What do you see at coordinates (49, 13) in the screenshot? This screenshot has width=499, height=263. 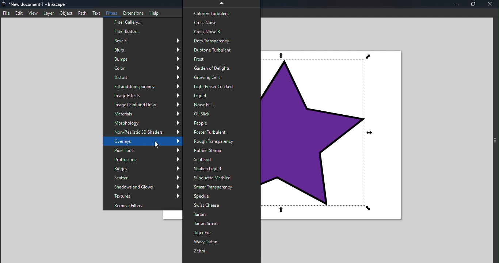 I see `Layer` at bounding box center [49, 13].